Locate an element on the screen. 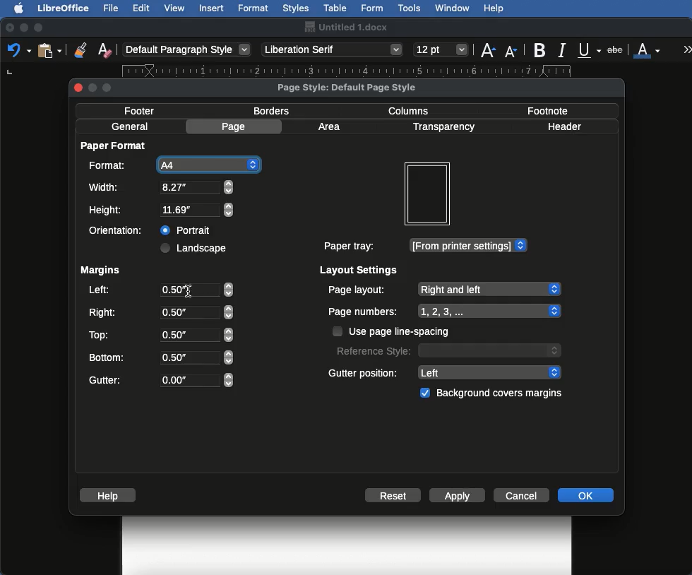 This screenshot has height=575, width=692. Bottom is located at coordinates (160, 356).